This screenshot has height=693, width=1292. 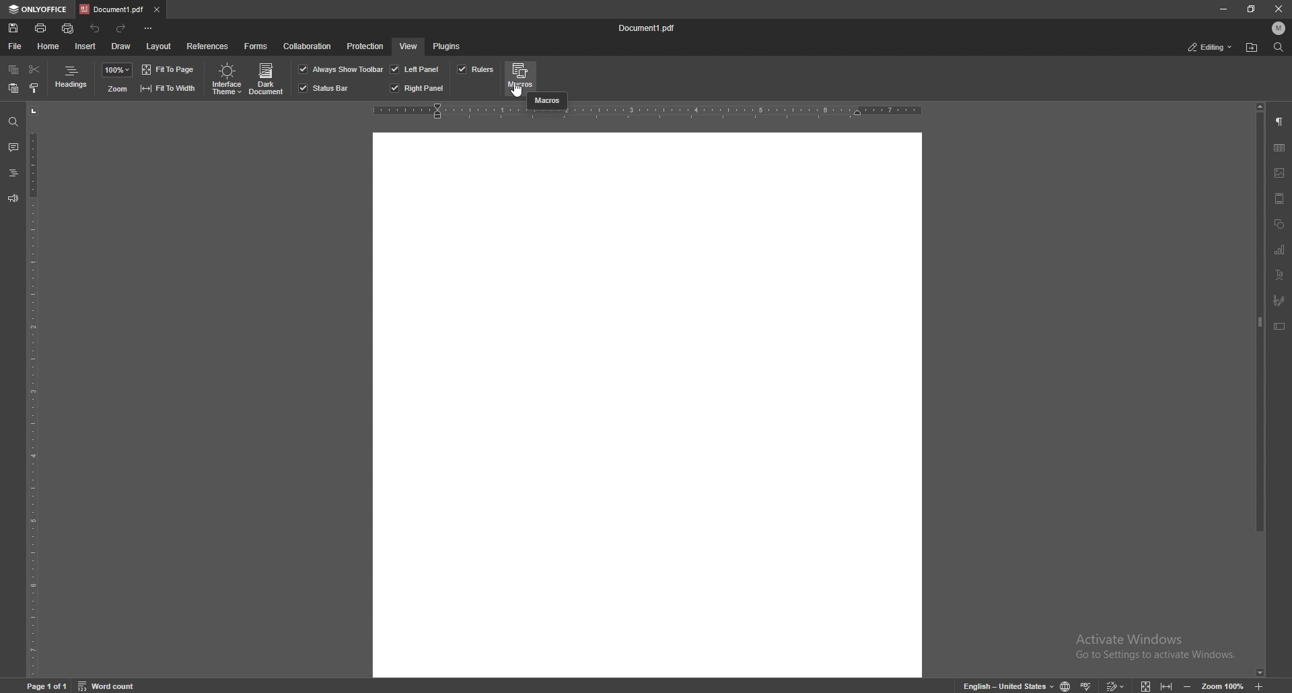 I want to click on file name, so click(x=650, y=29).